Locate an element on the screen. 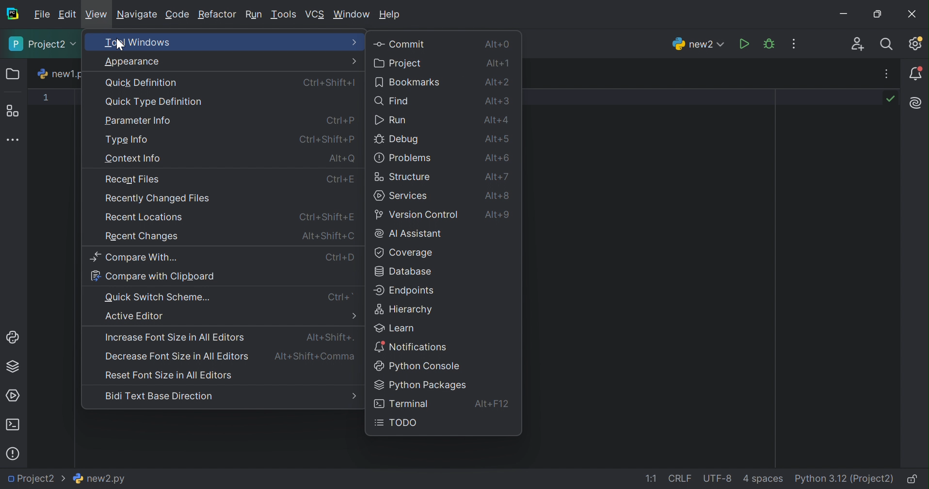 Image resolution: width=929 pixels, height=489 pixels. Project2 is located at coordinates (43, 44).